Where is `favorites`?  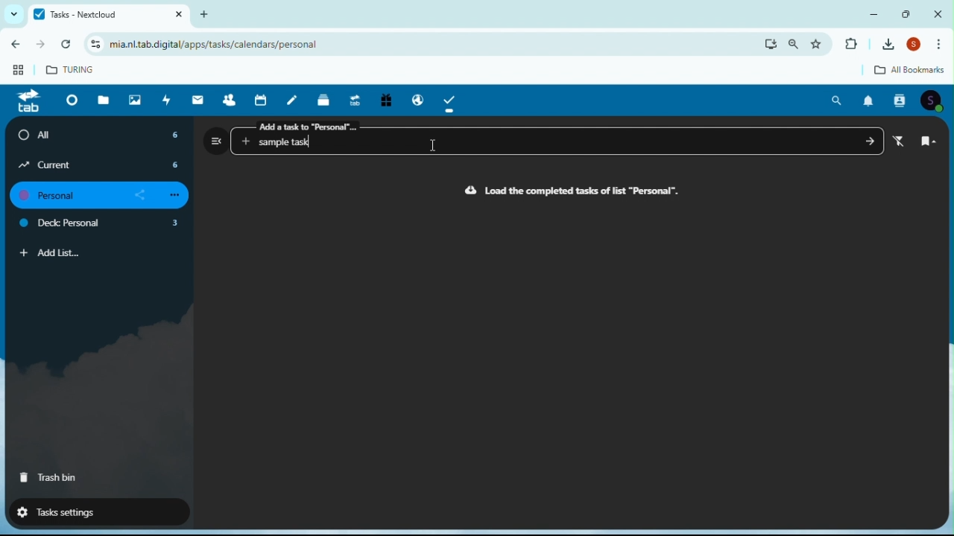
favorites is located at coordinates (821, 43).